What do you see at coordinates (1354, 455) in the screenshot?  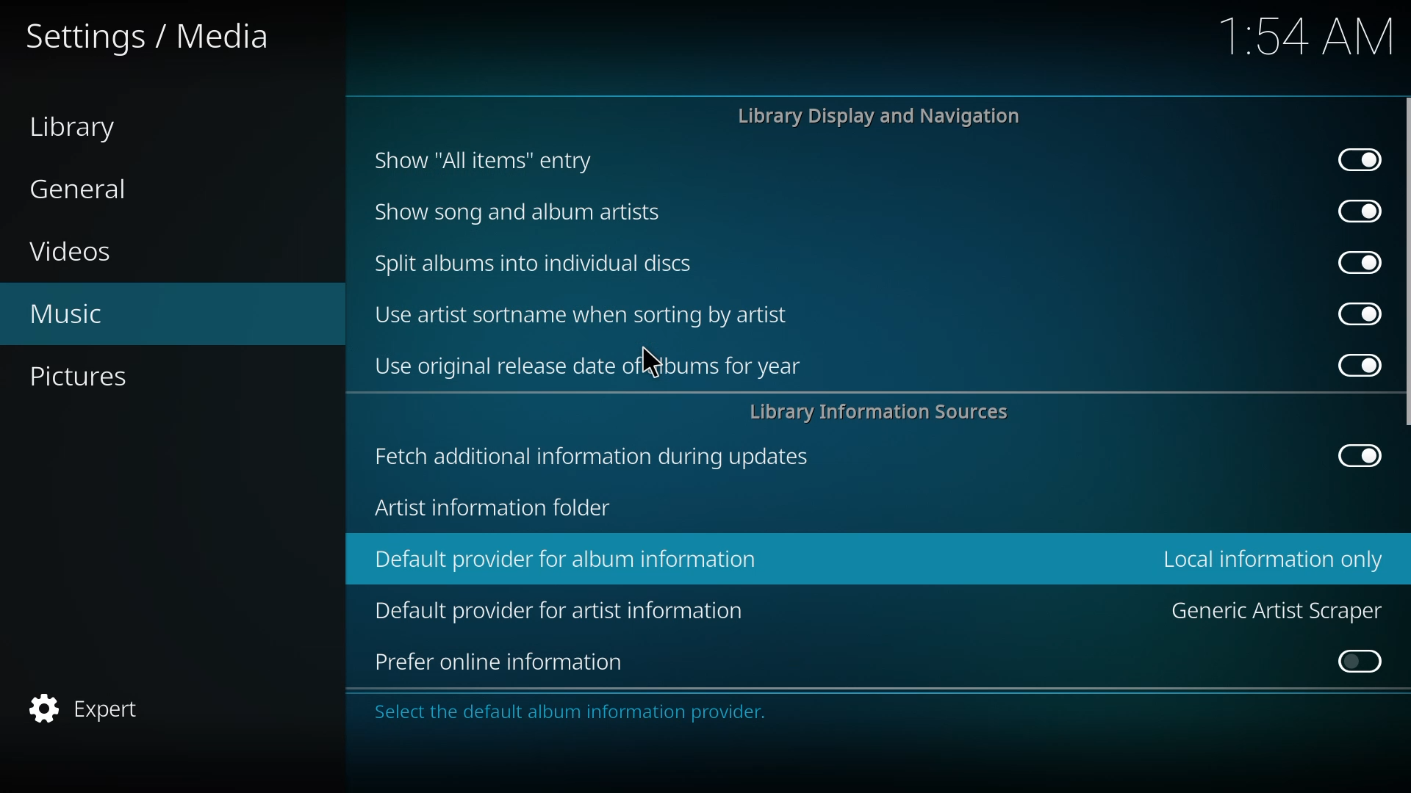 I see `enabled` at bounding box center [1354, 455].